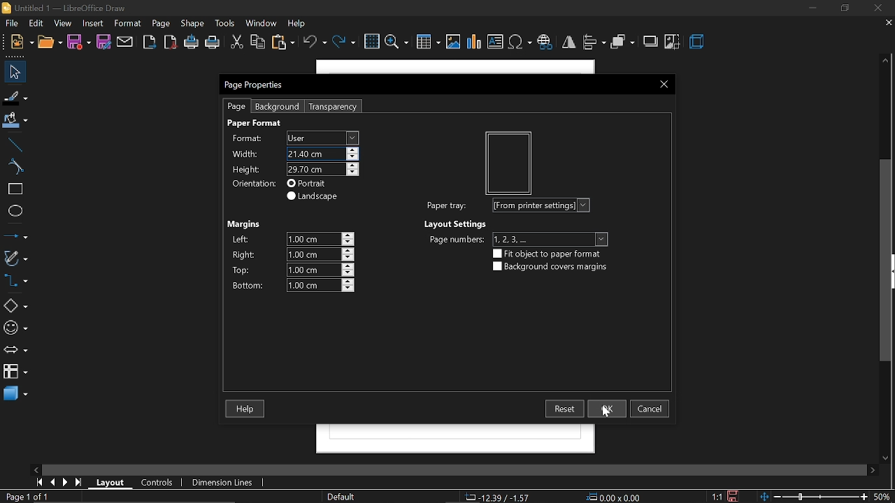 This screenshot has width=895, height=503. I want to click on insert symbol, so click(520, 42).